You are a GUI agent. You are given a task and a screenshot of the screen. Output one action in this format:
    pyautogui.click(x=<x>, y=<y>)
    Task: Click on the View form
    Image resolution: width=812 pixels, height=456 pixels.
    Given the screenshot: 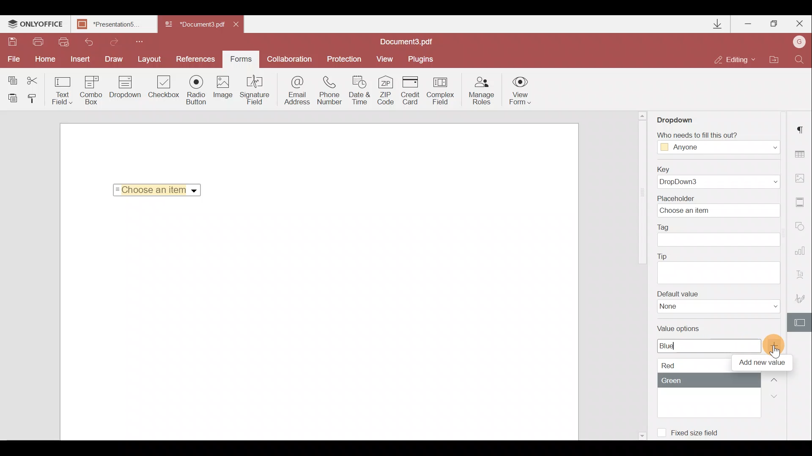 What is the action you would take?
    pyautogui.click(x=519, y=90)
    